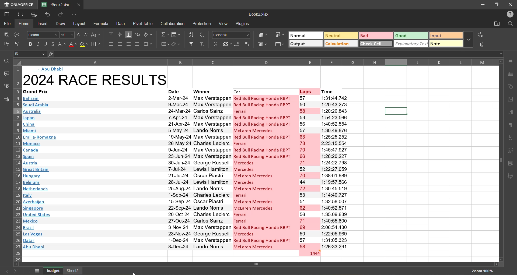 The height and width of the screenshot is (275, 517). What do you see at coordinates (446, 44) in the screenshot?
I see `note` at bounding box center [446, 44].